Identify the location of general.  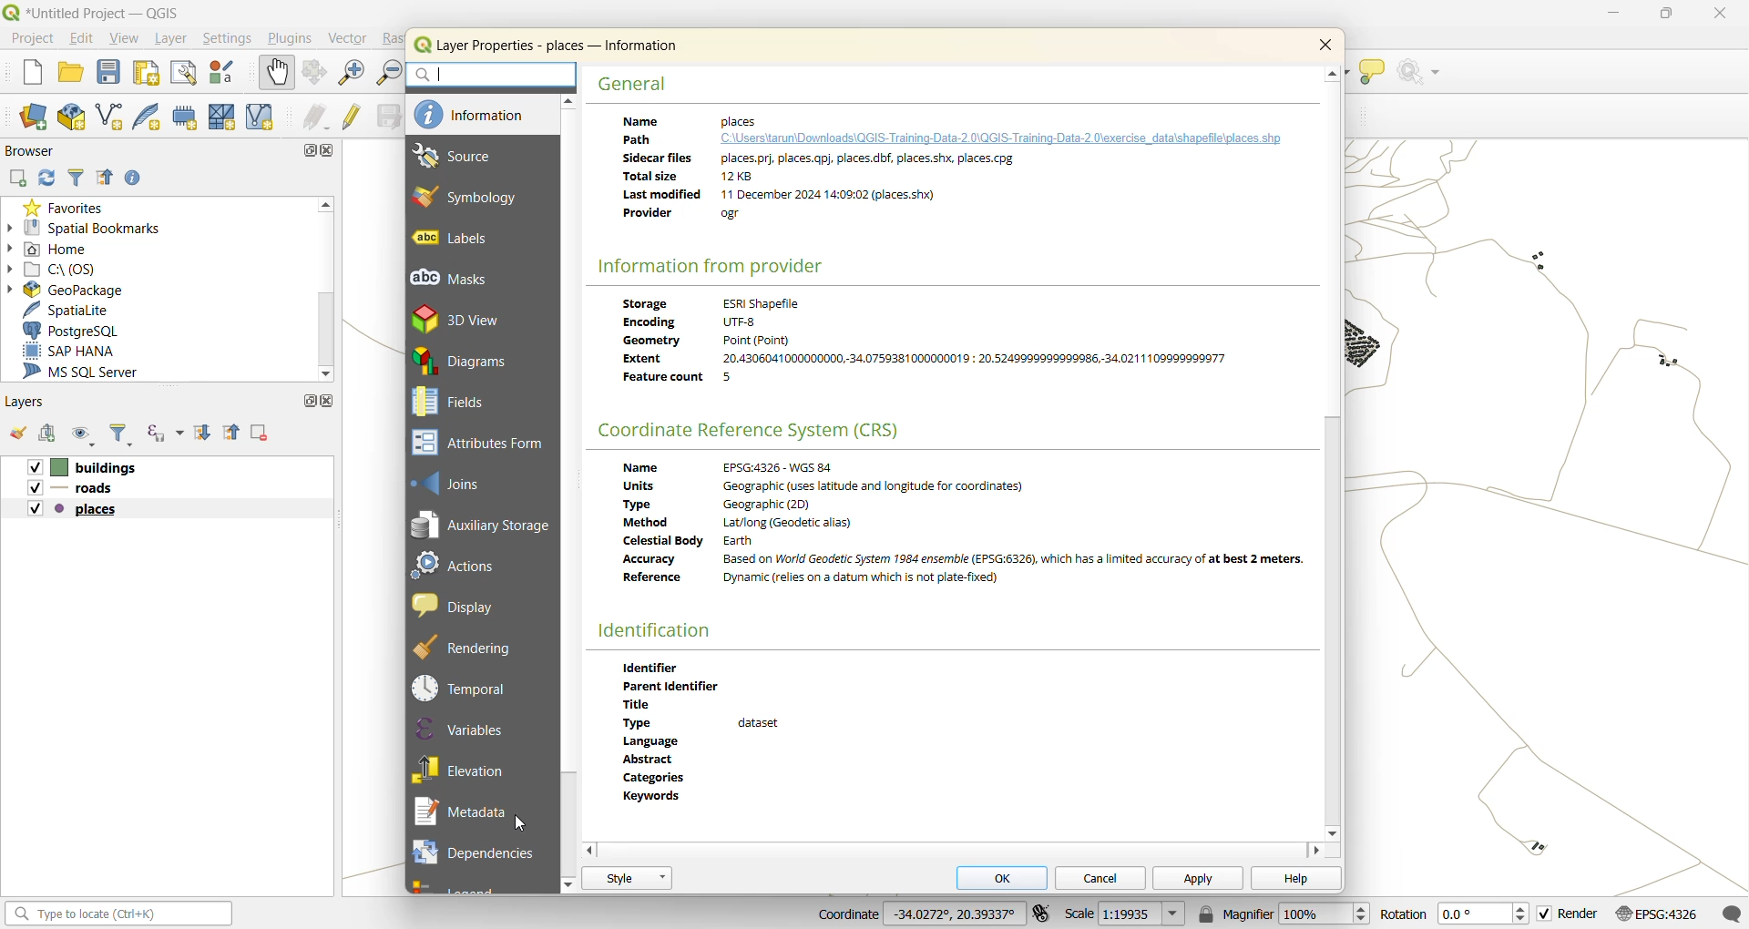
(634, 83).